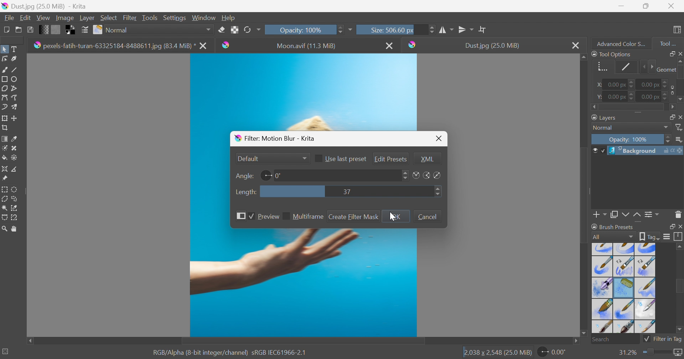 The height and width of the screenshot is (359, 684). Describe the element at coordinates (98, 30) in the screenshot. I see `Choose brush preset` at that location.